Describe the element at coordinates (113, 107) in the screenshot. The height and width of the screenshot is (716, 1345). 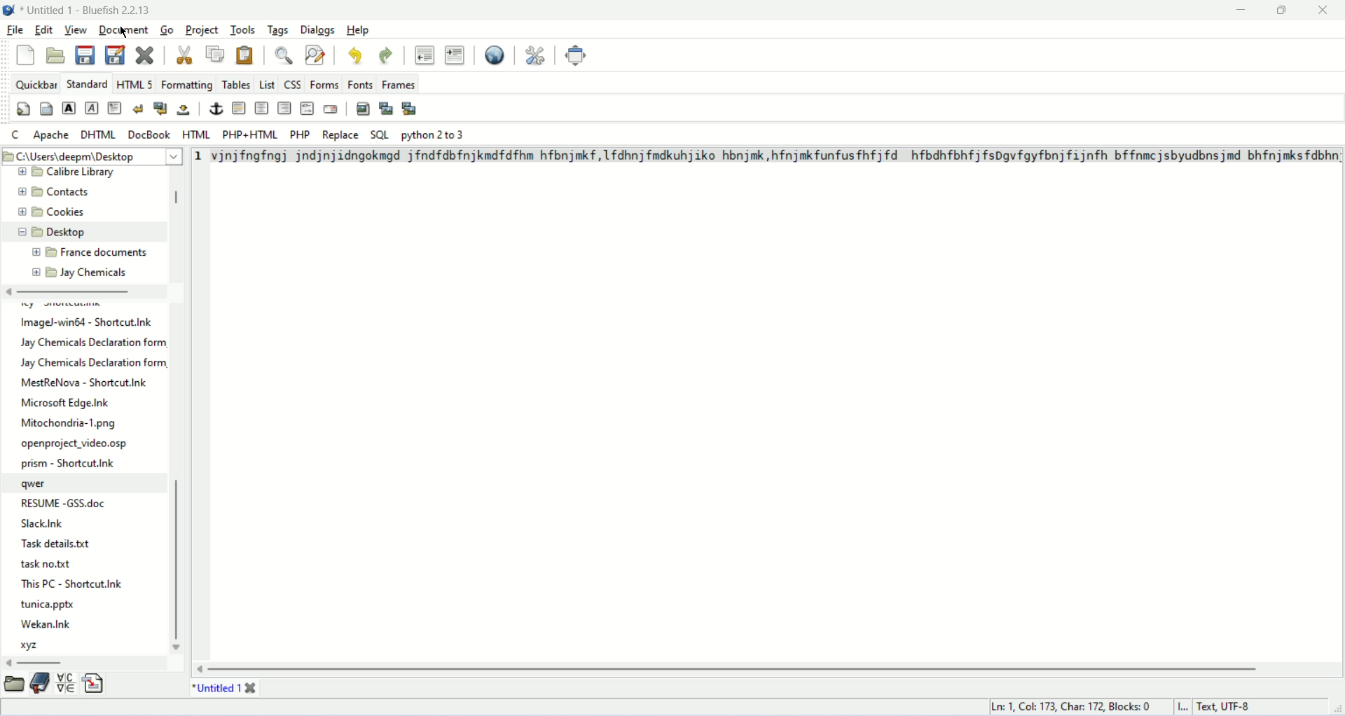
I see `paragraph` at that location.